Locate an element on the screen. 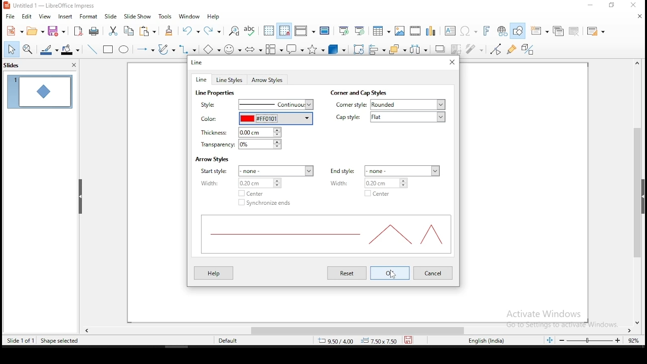 This screenshot has height=364, width=647. file is located at coordinates (10, 17).